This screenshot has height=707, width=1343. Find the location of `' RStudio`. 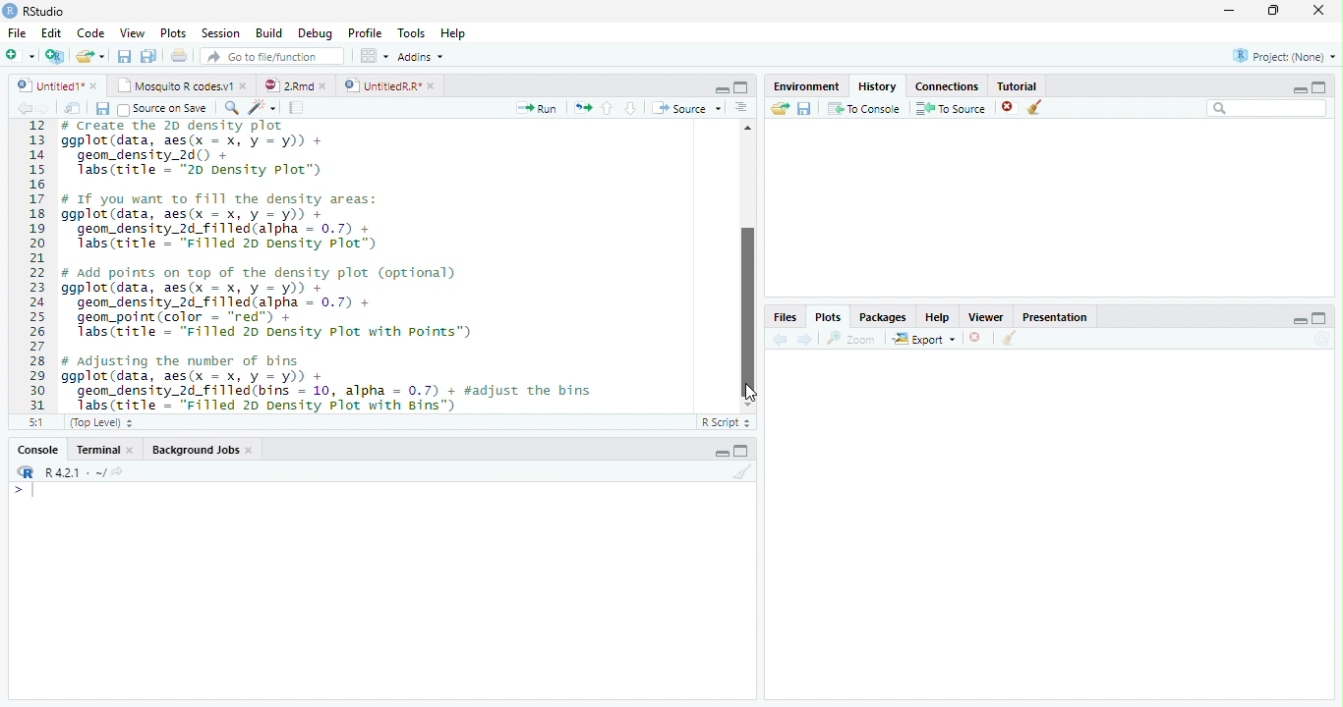

' RStudio is located at coordinates (33, 12).